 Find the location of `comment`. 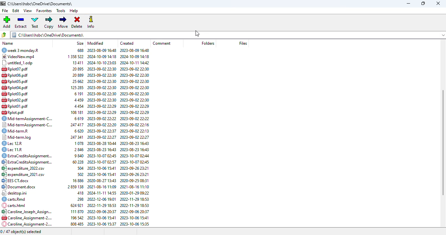

comment is located at coordinates (163, 43).